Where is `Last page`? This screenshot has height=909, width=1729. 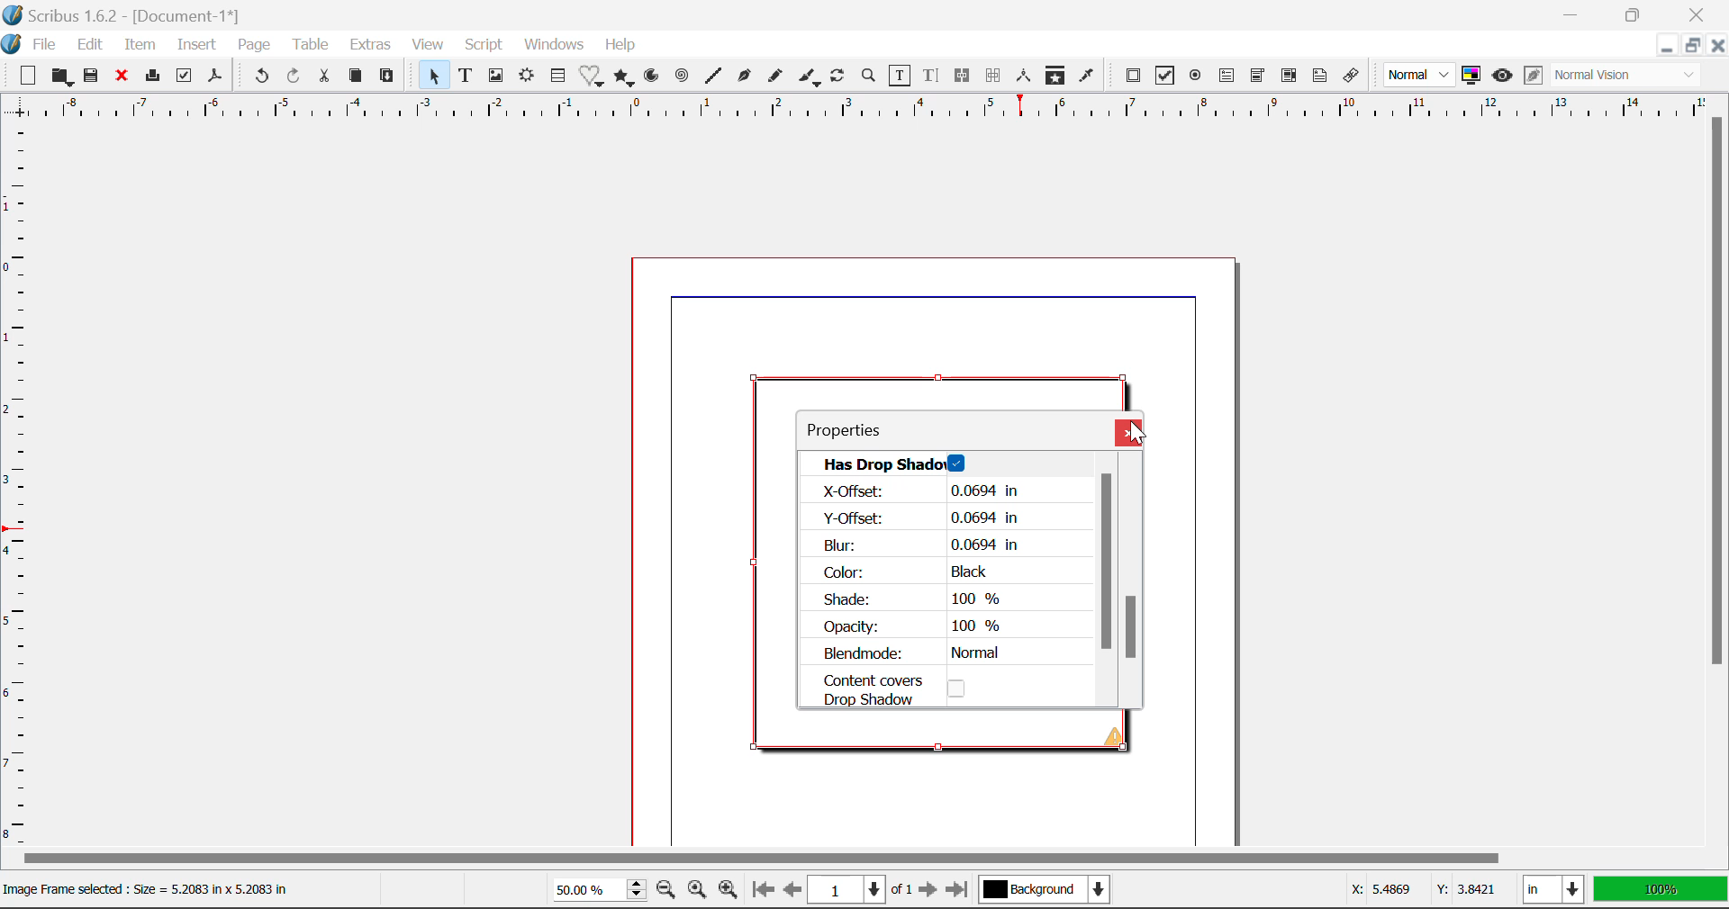
Last page is located at coordinates (961, 886).